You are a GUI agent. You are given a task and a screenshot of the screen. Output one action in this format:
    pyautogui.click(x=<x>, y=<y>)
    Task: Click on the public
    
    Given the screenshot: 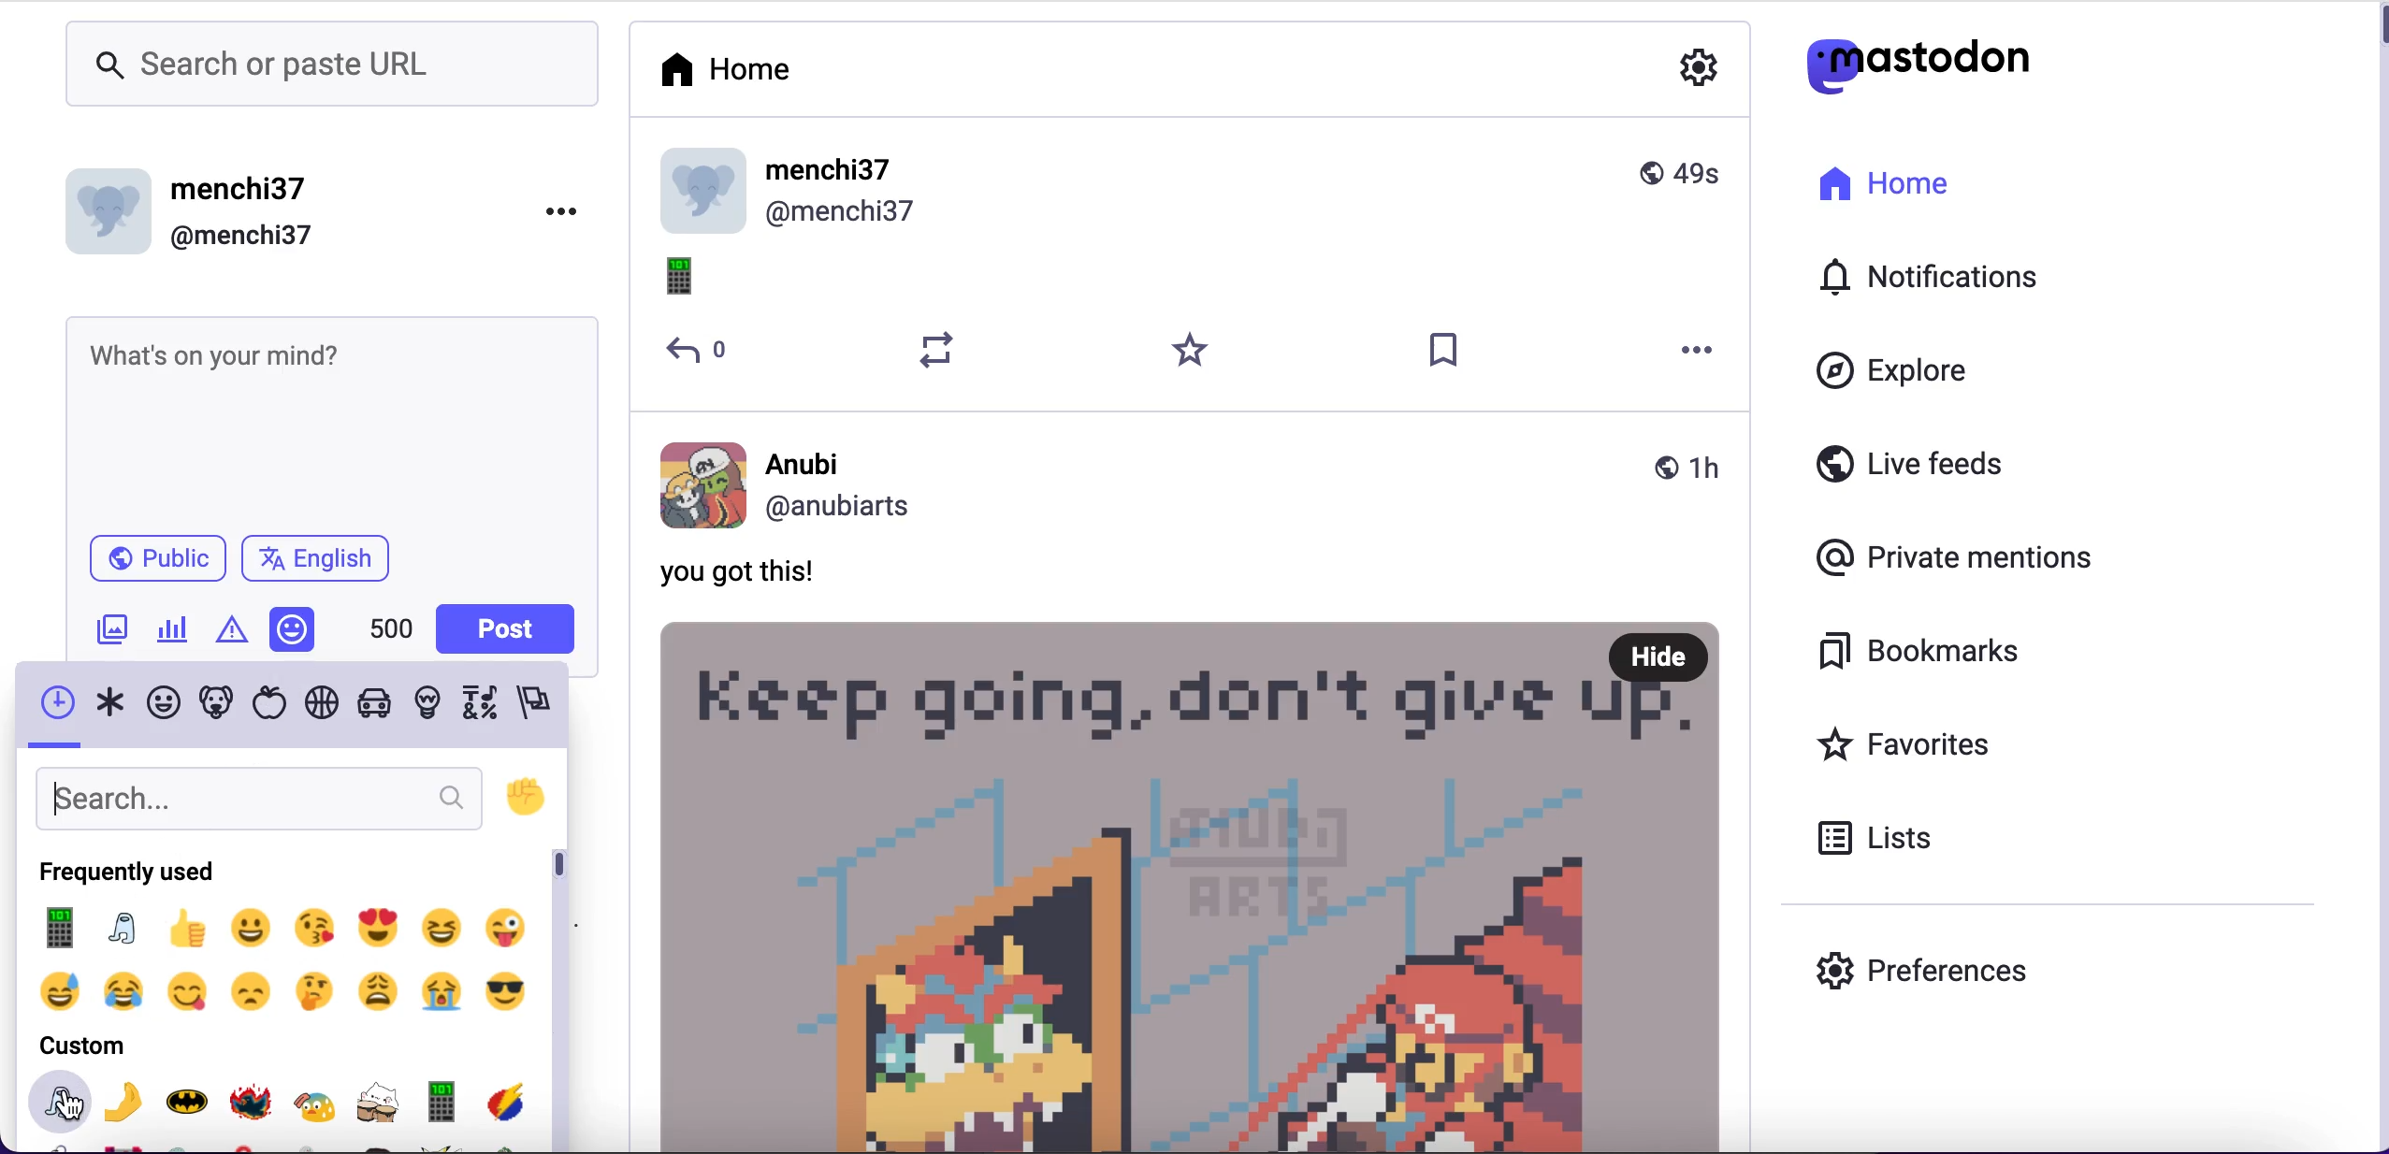 What is the action you would take?
    pyautogui.click(x=142, y=566)
    